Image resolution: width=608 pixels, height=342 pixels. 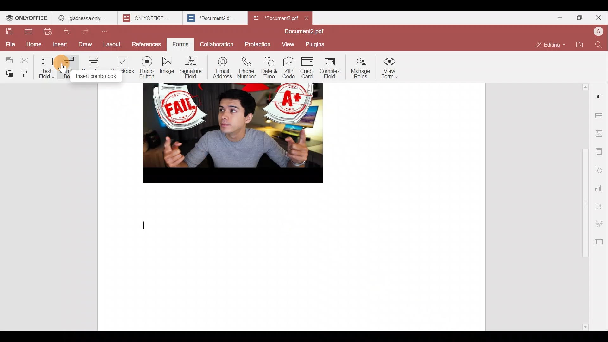 I want to click on ZIP code, so click(x=289, y=68).